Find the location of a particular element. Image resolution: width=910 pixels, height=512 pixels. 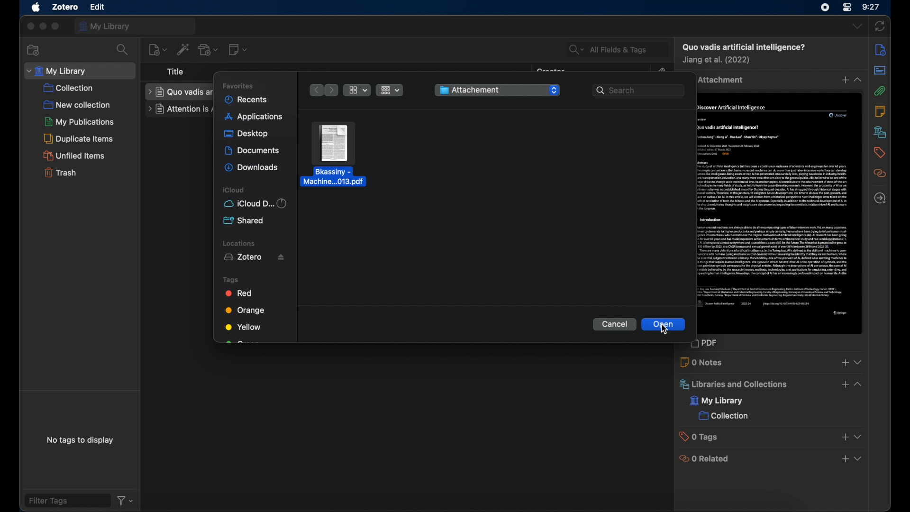

next is located at coordinates (332, 90).